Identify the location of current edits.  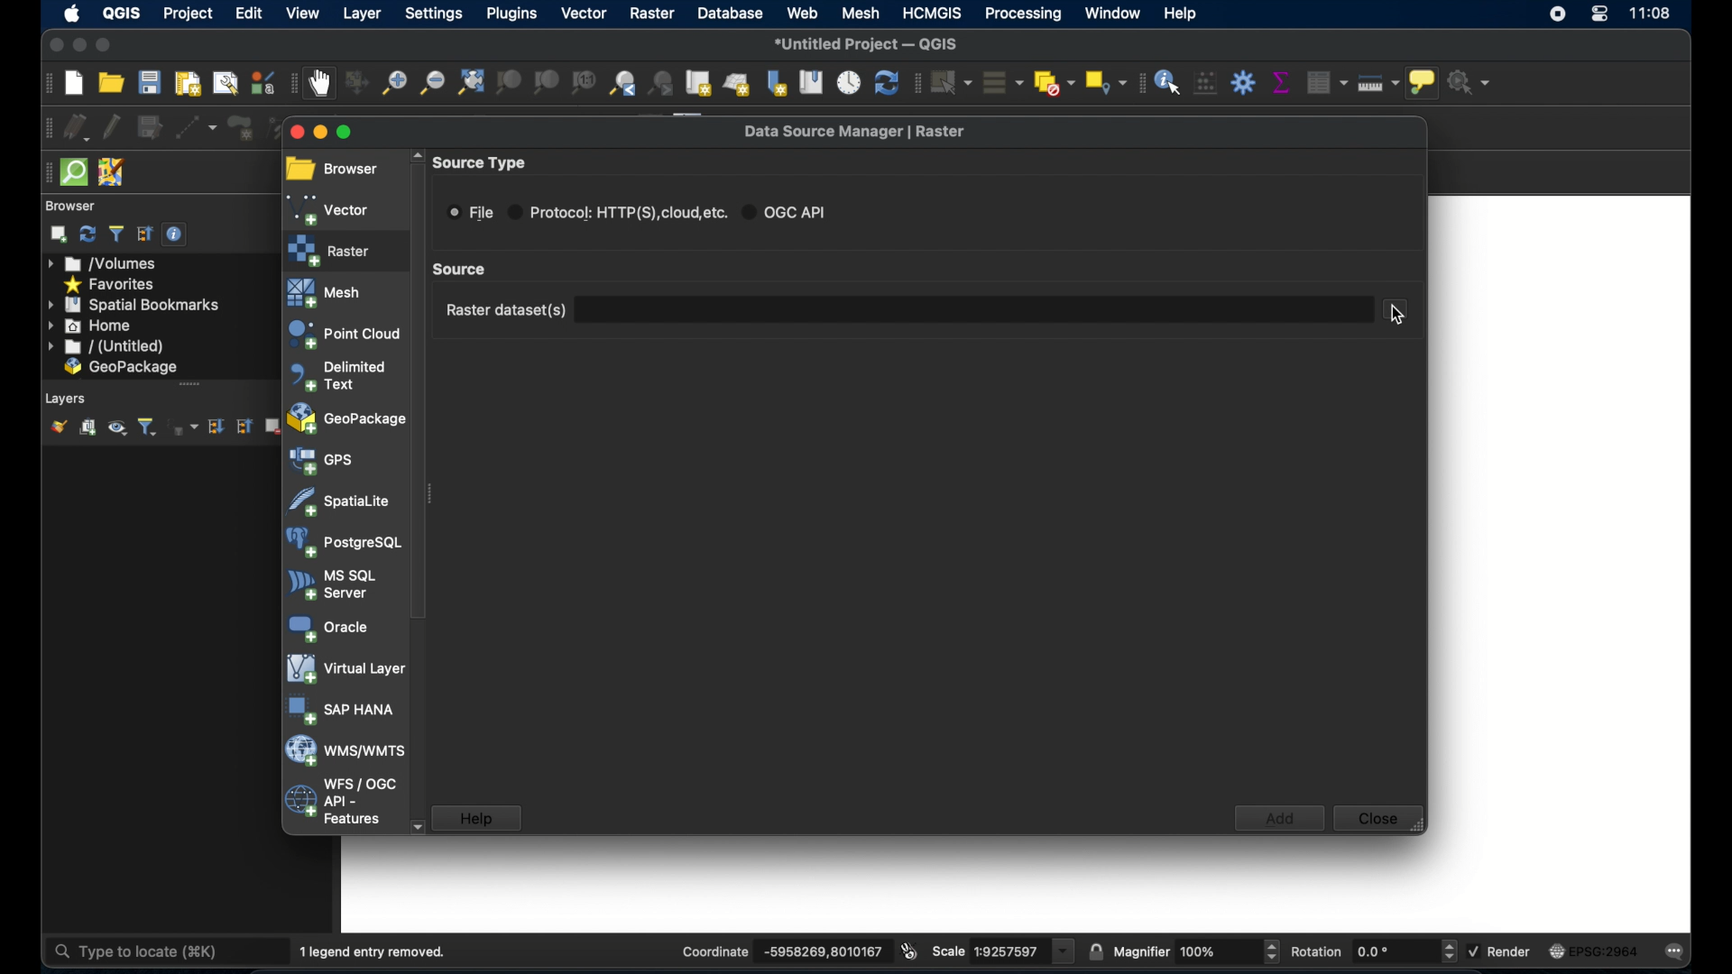
(77, 127).